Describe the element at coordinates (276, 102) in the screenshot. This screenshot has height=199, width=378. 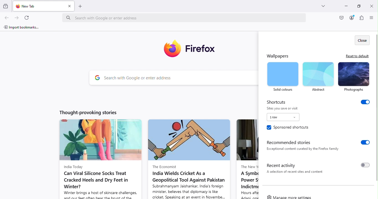
I see `Shortcuts` at that location.